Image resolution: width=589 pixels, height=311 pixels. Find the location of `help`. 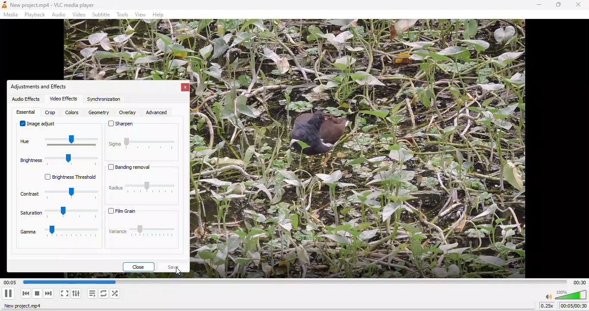

help is located at coordinates (161, 15).